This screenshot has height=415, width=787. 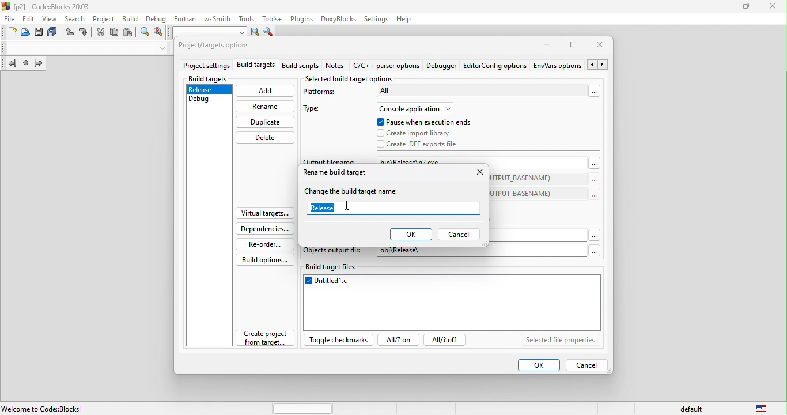 I want to click on close, so click(x=478, y=173).